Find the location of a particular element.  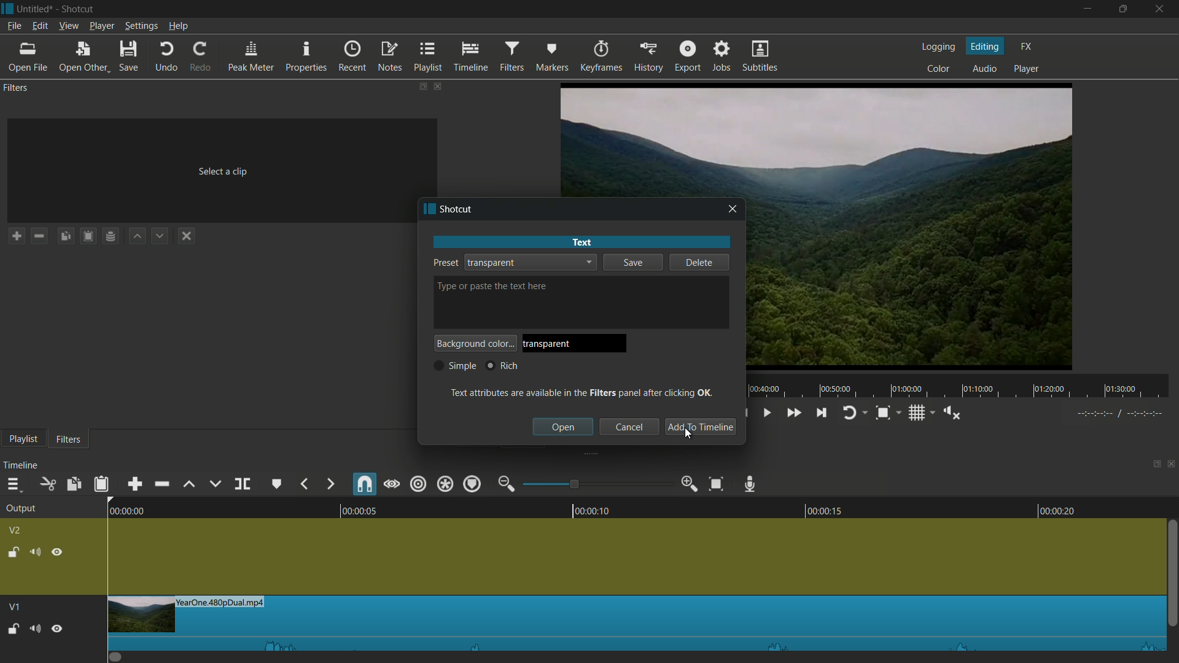

00:00:10 is located at coordinates (594, 509).